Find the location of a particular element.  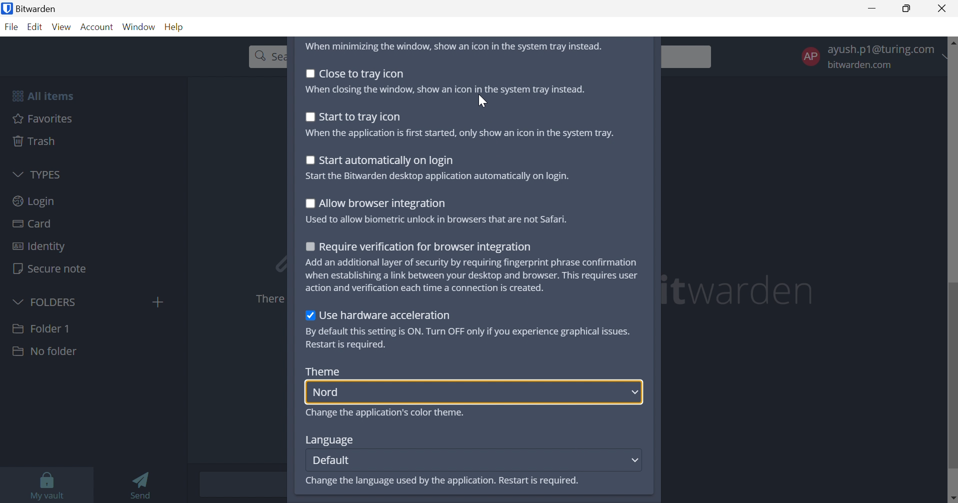

ayush.p1@turing.com is located at coordinates (884, 48).